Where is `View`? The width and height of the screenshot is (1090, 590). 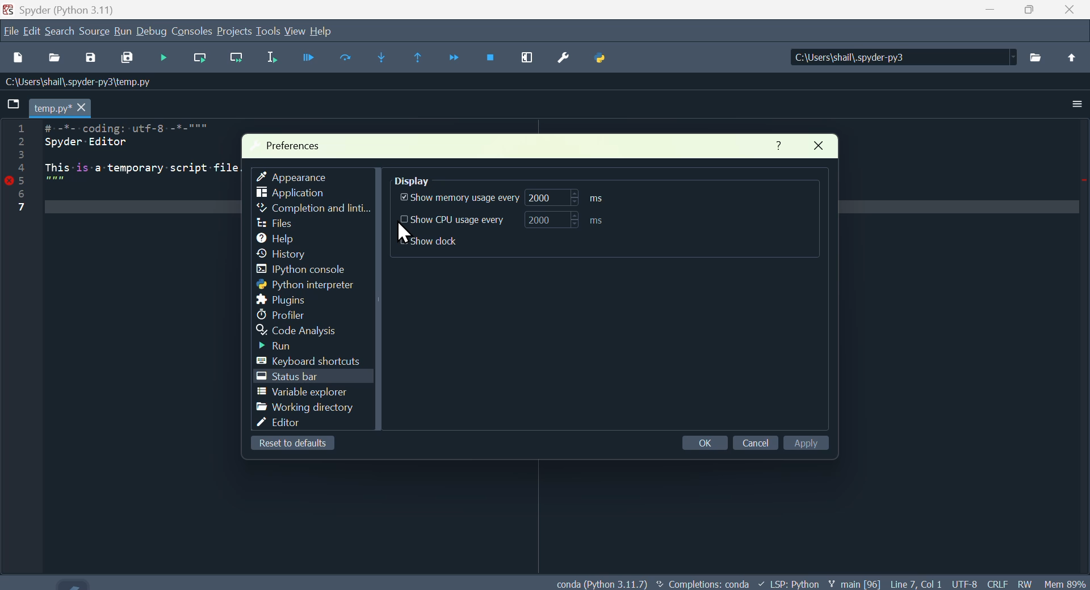 View is located at coordinates (295, 31).